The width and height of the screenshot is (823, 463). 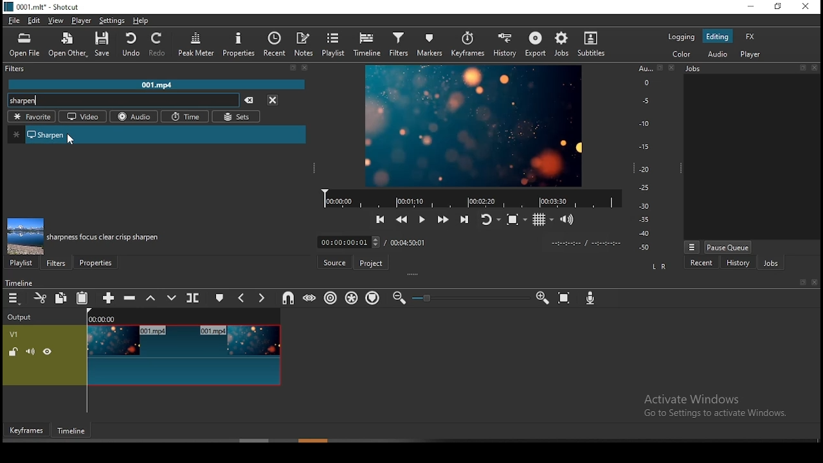 I want to click on time, so click(x=185, y=116).